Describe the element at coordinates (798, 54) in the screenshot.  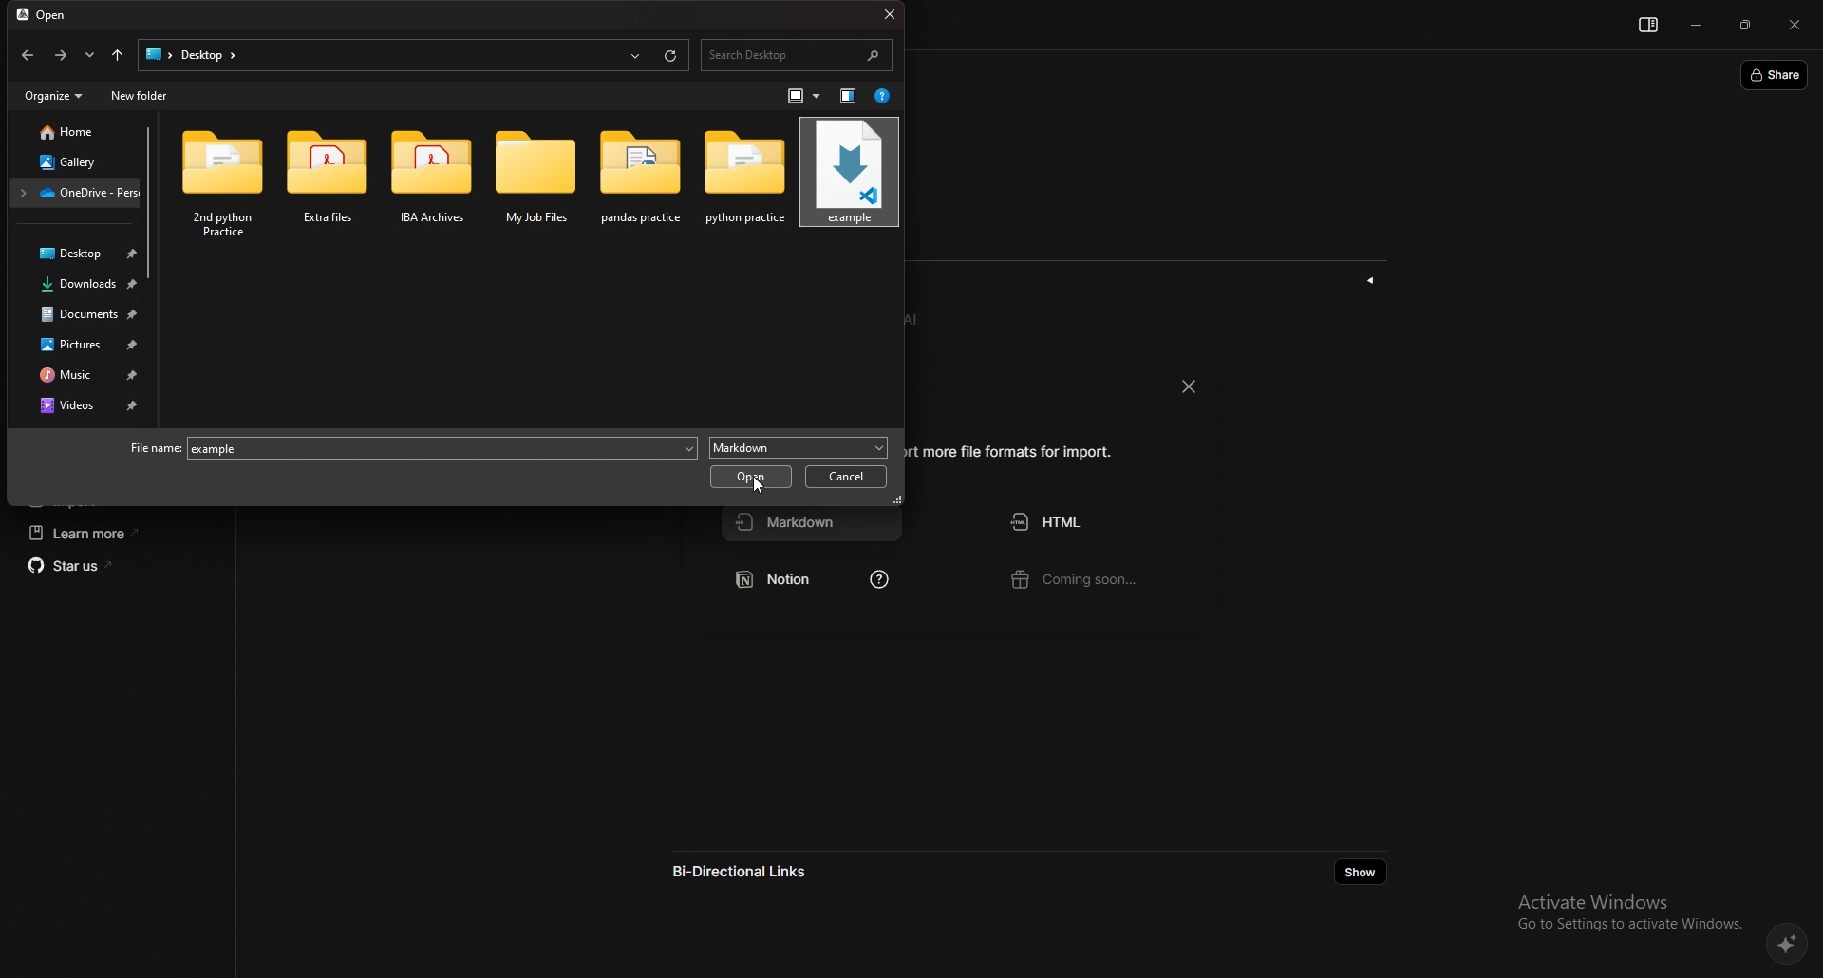
I see `search bar` at that location.